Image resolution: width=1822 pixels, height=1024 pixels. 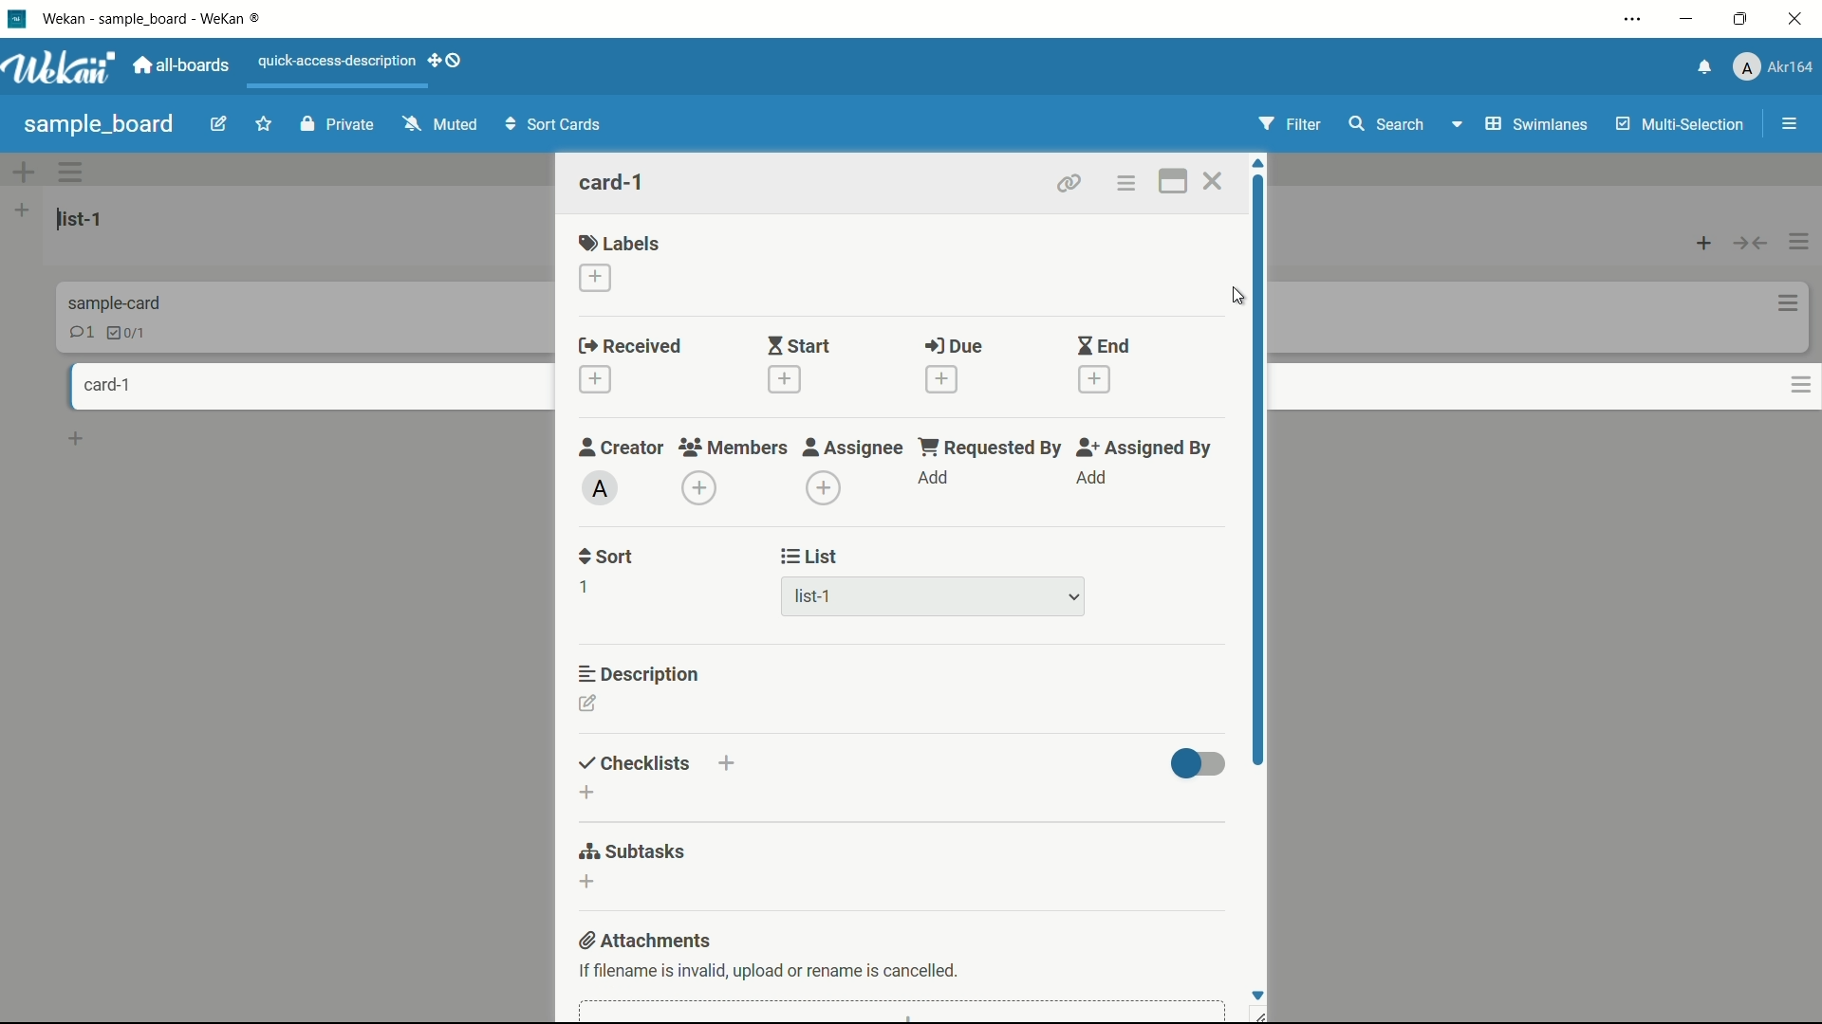 I want to click on end, so click(x=1103, y=345).